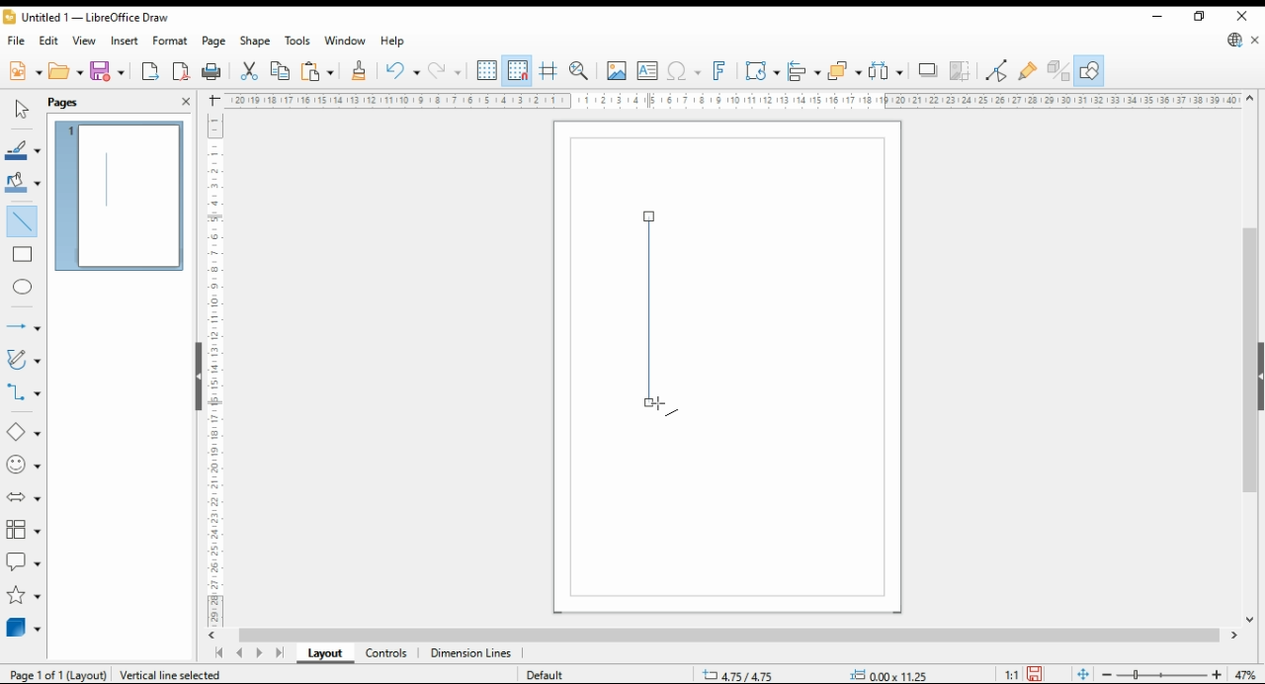  Describe the element at coordinates (762, 71) in the screenshot. I see `transformations` at that location.